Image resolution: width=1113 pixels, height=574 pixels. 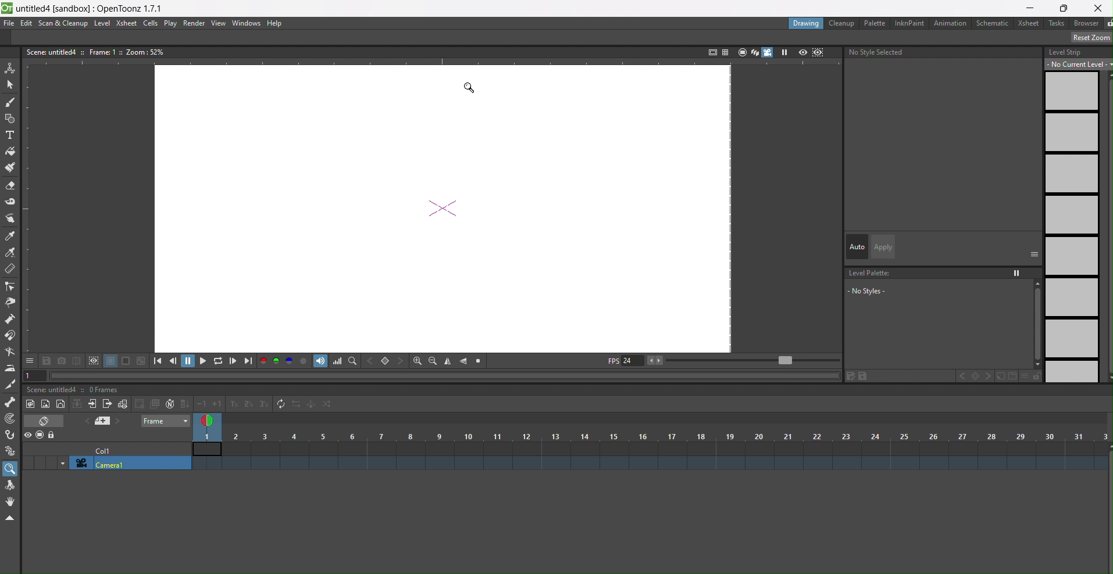 I want to click on inknpaint, so click(x=909, y=23).